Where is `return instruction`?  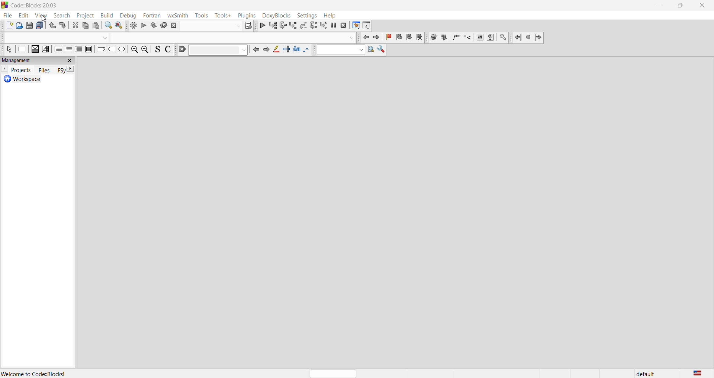 return instruction is located at coordinates (122, 50).